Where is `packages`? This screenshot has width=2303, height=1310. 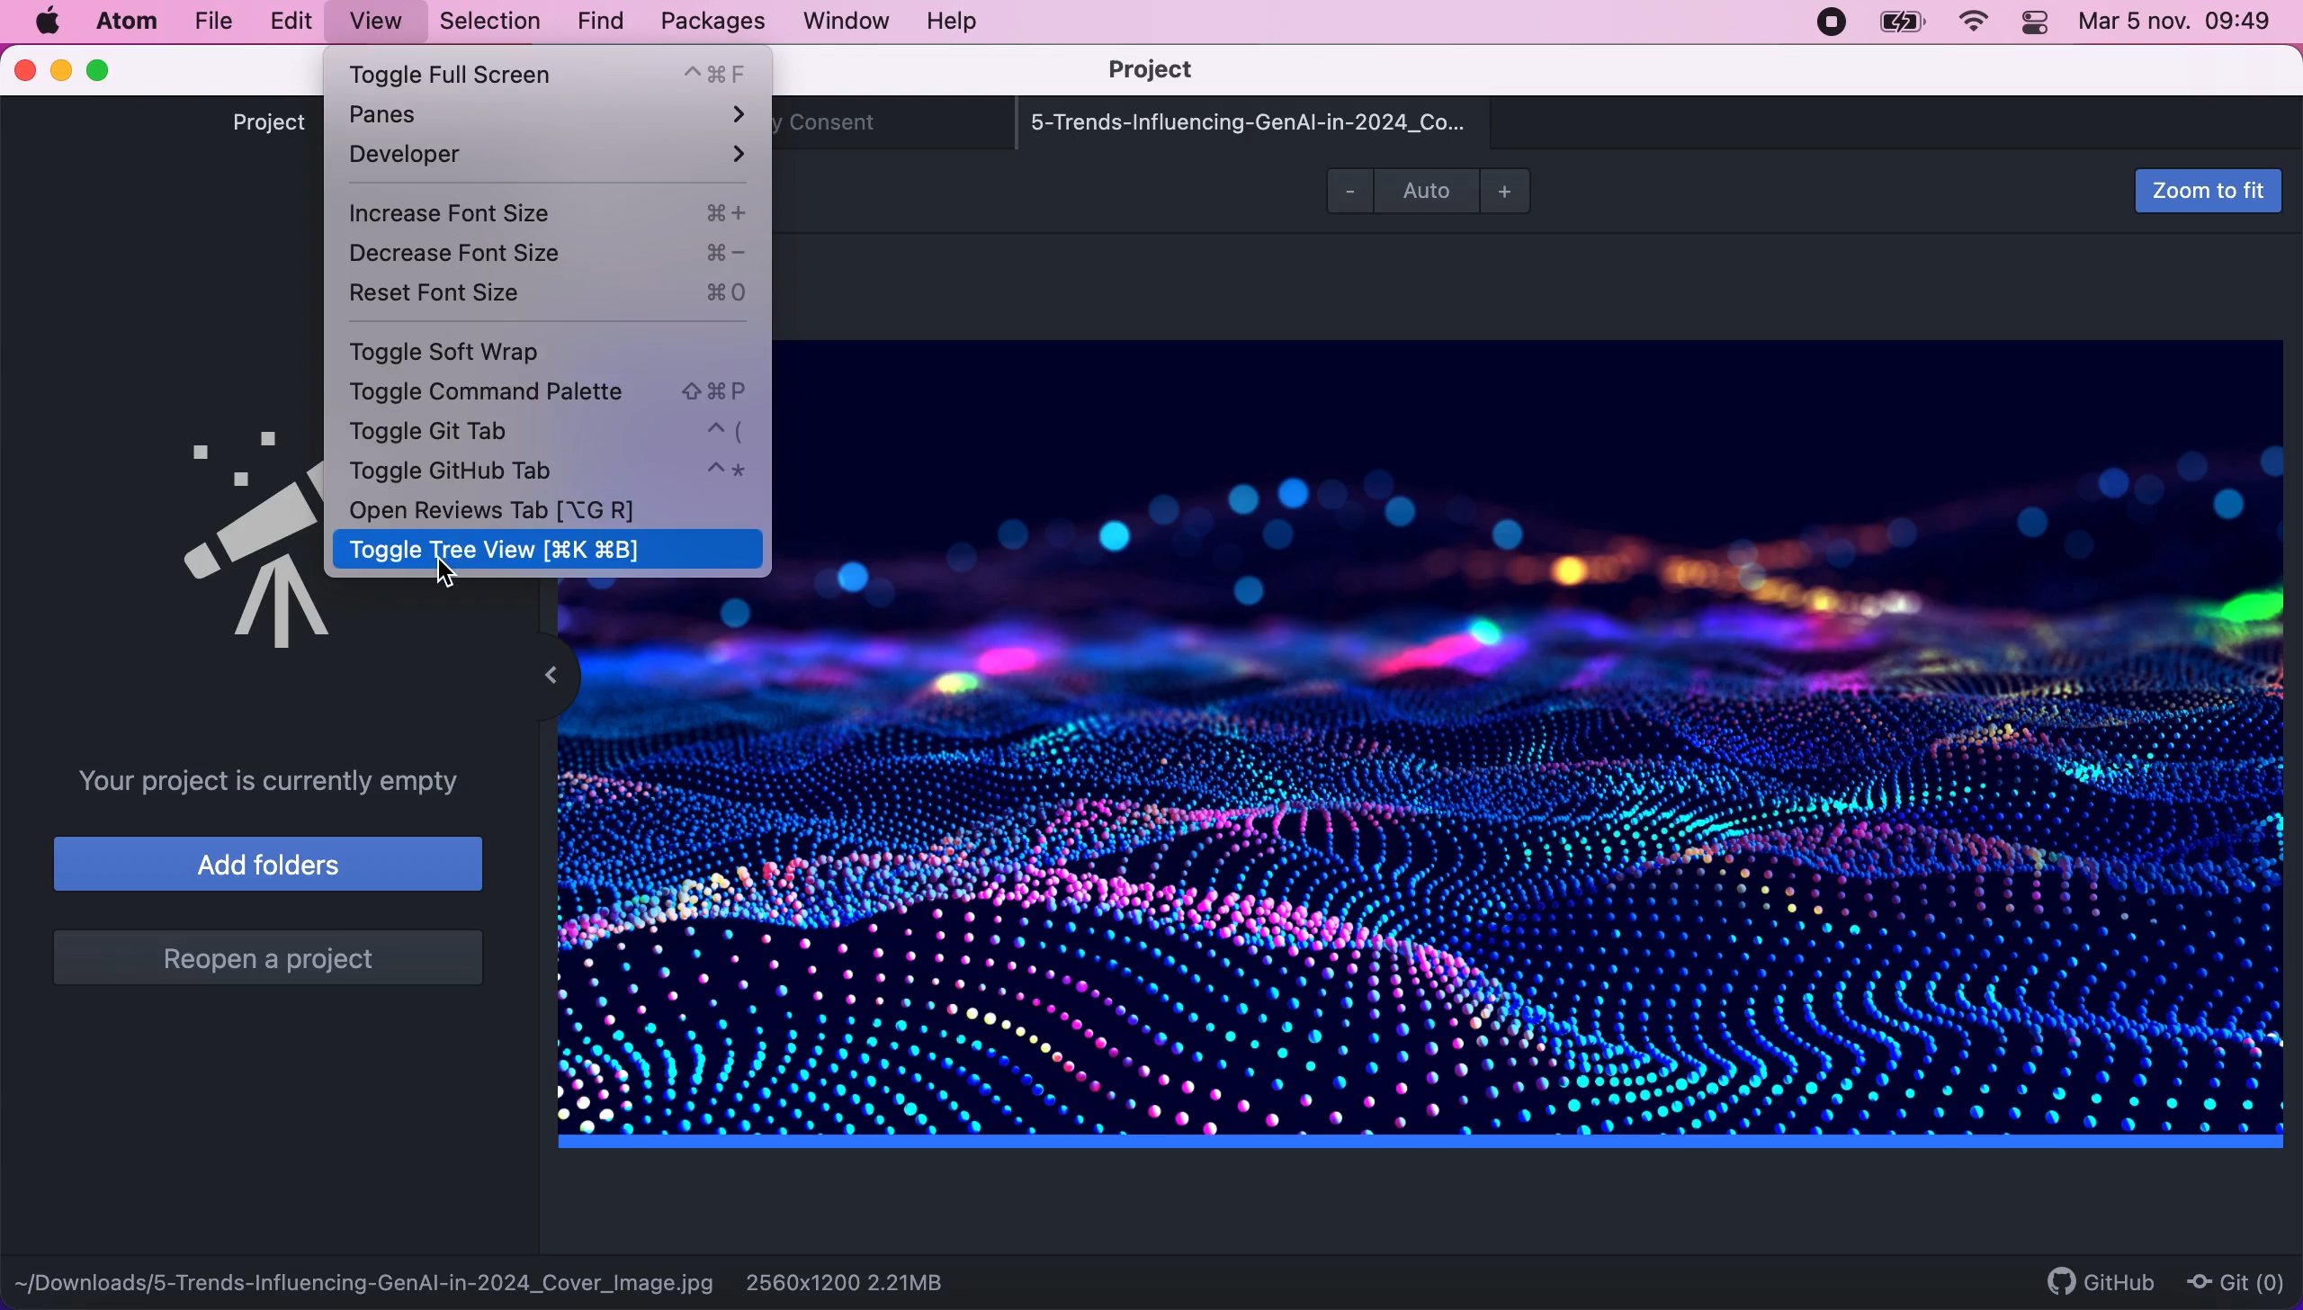
packages is located at coordinates (708, 23).